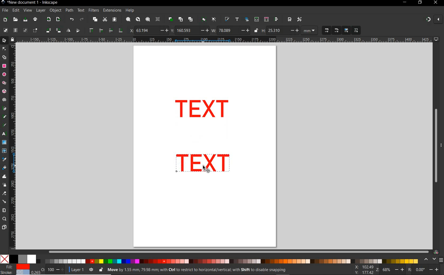 The height and width of the screenshot is (275, 444). Describe the element at coordinates (101, 269) in the screenshot. I see `lock/unlock current layer` at that location.